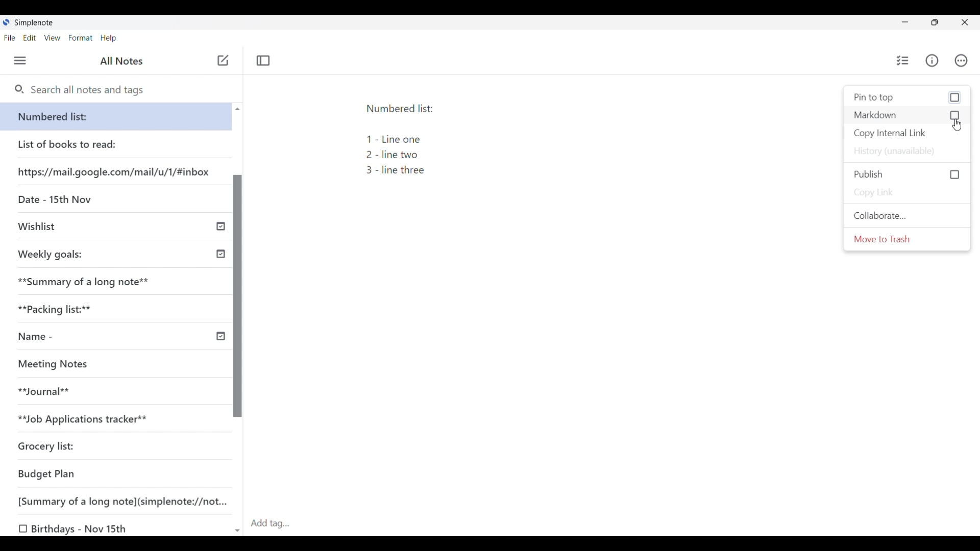  Describe the element at coordinates (20, 60) in the screenshot. I see `Menu` at that location.